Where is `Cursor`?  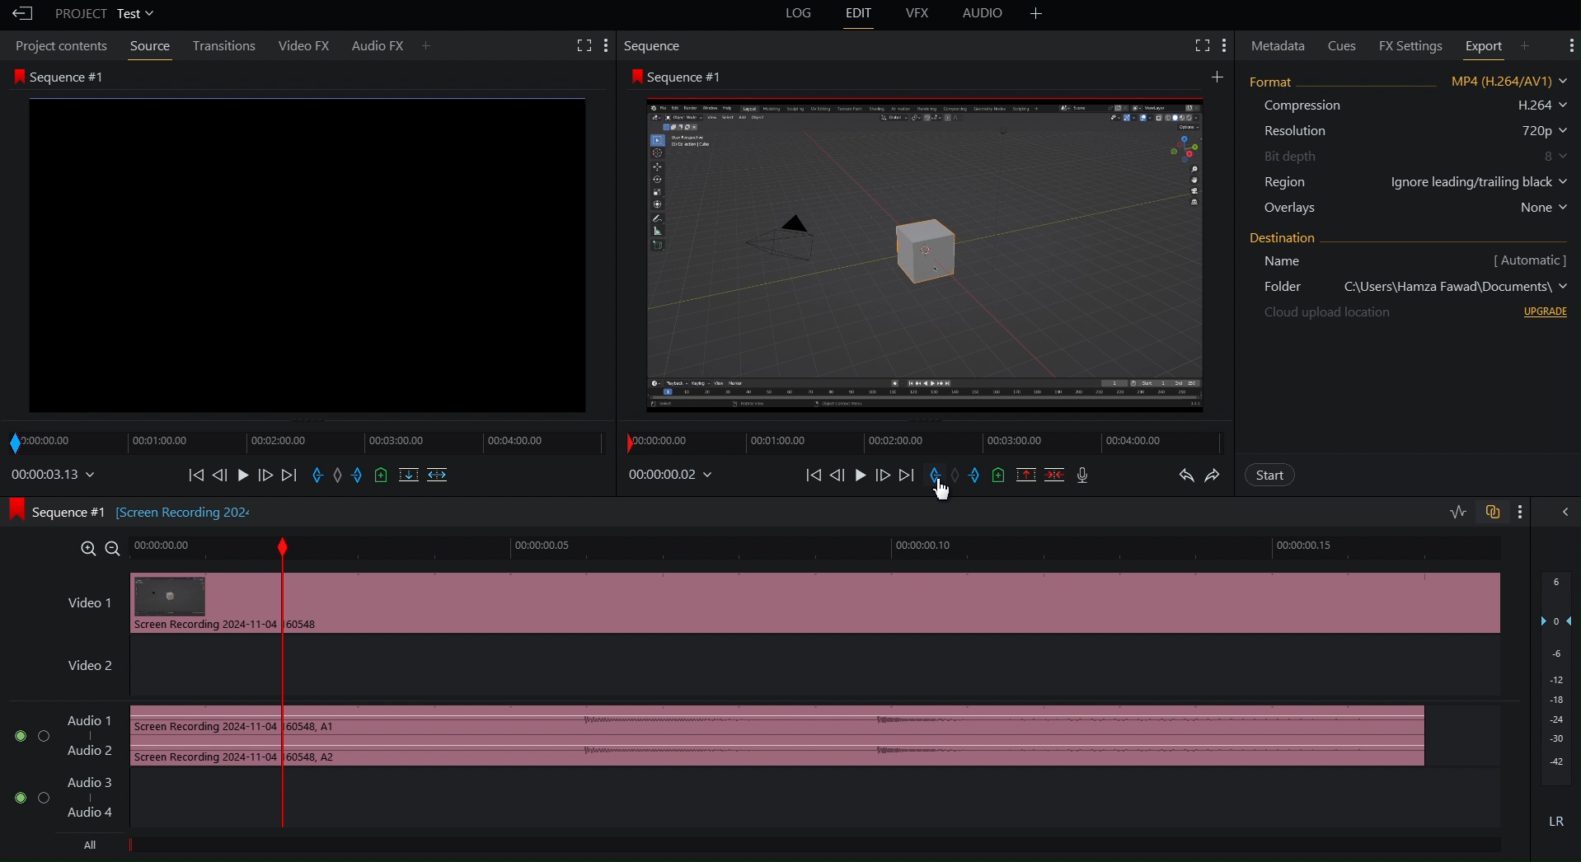 Cursor is located at coordinates (939, 492).